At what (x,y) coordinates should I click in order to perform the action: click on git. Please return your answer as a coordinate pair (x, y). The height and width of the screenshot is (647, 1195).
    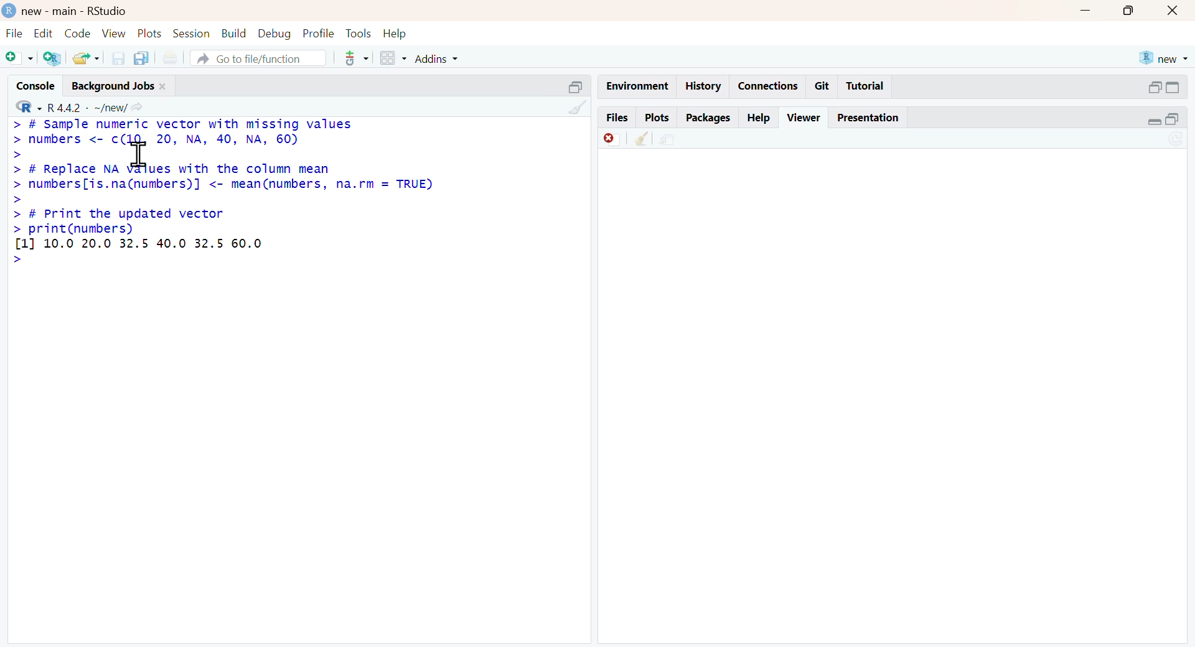
    Looking at the image, I should click on (823, 86).